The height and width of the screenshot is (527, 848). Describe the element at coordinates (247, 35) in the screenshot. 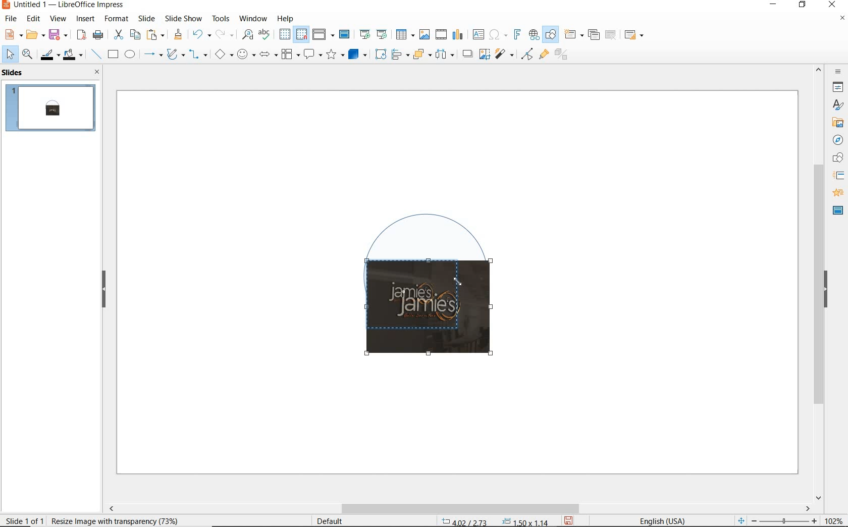

I see `find and replace` at that location.